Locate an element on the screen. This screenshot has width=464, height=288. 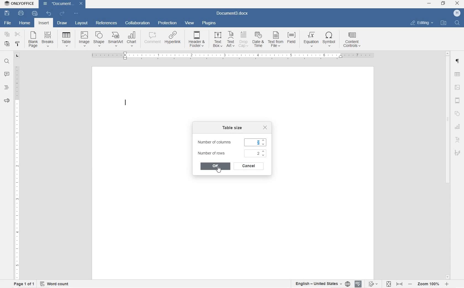
PASTE is located at coordinates (8, 44).